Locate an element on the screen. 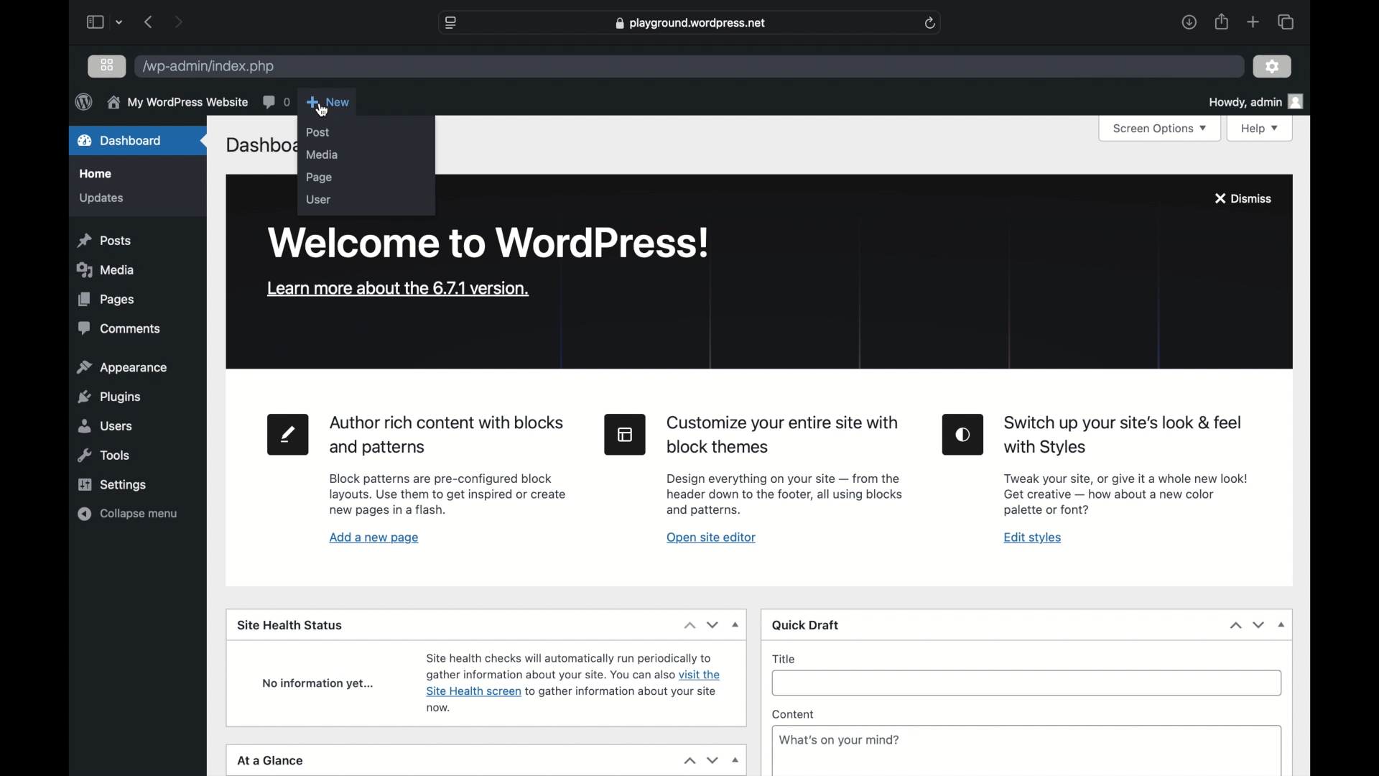 The height and width of the screenshot is (776, 1379). dismiss is located at coordinates (1242, 198).